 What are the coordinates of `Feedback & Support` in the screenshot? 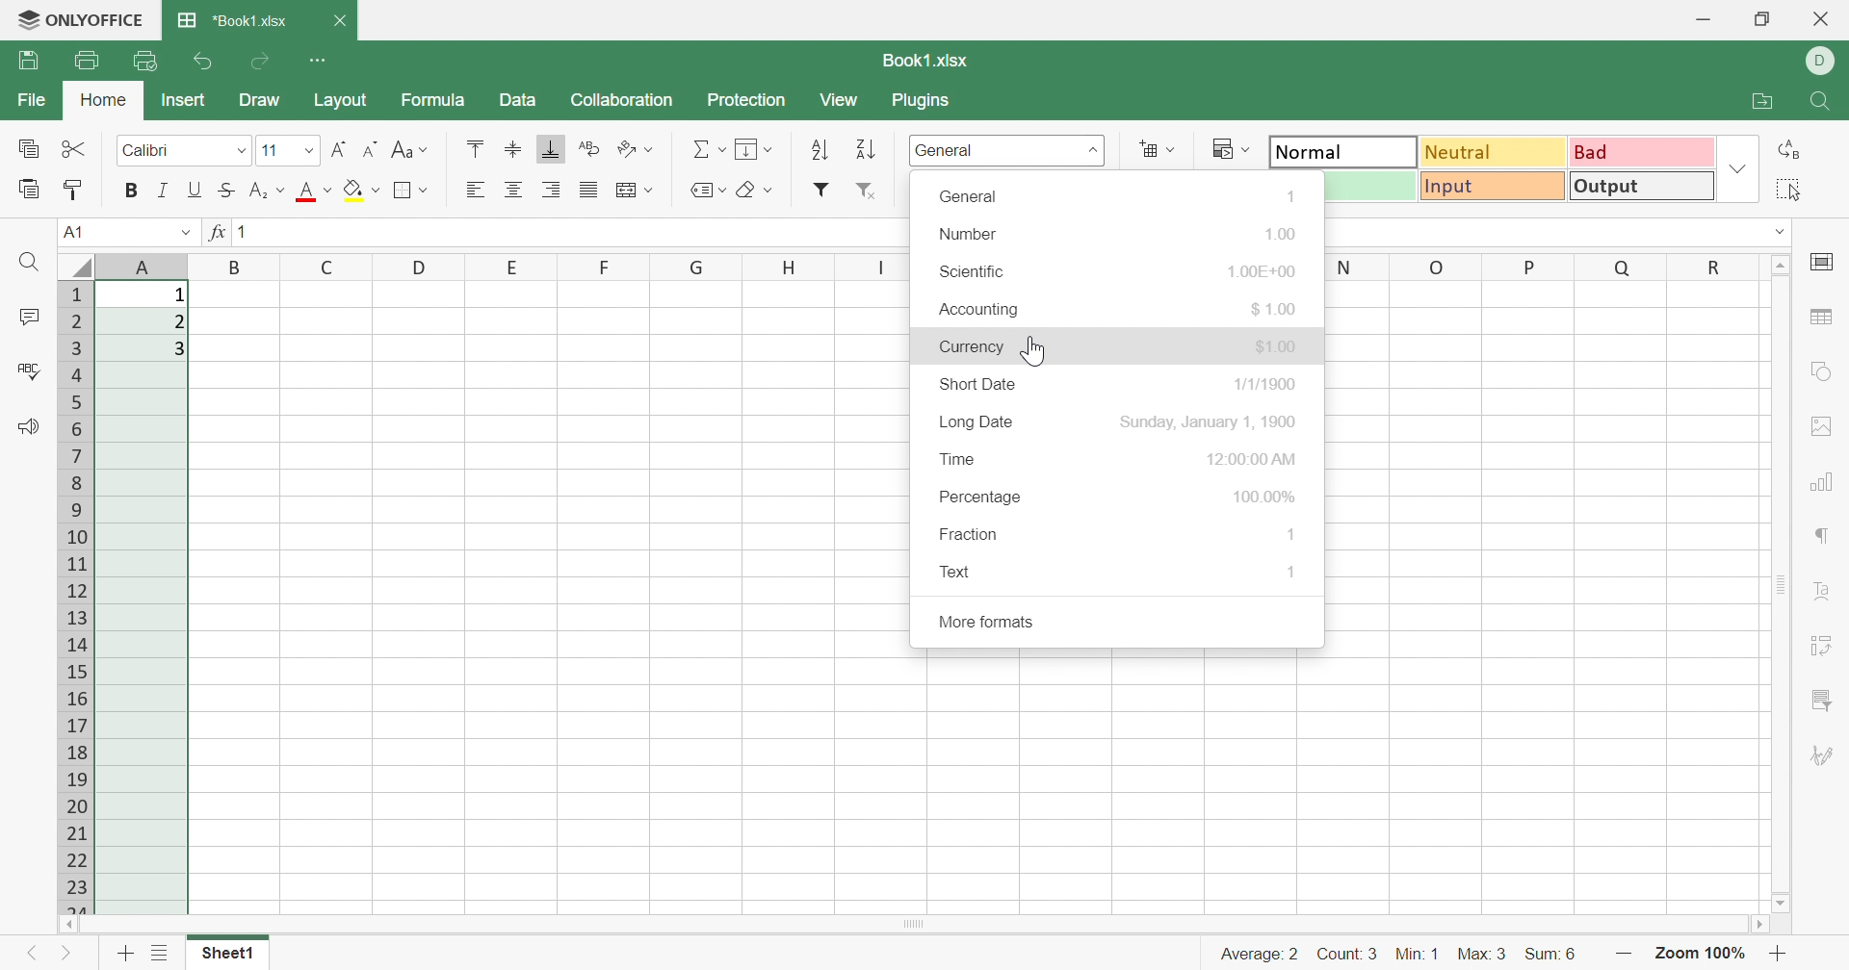 It's located at (28, 426).